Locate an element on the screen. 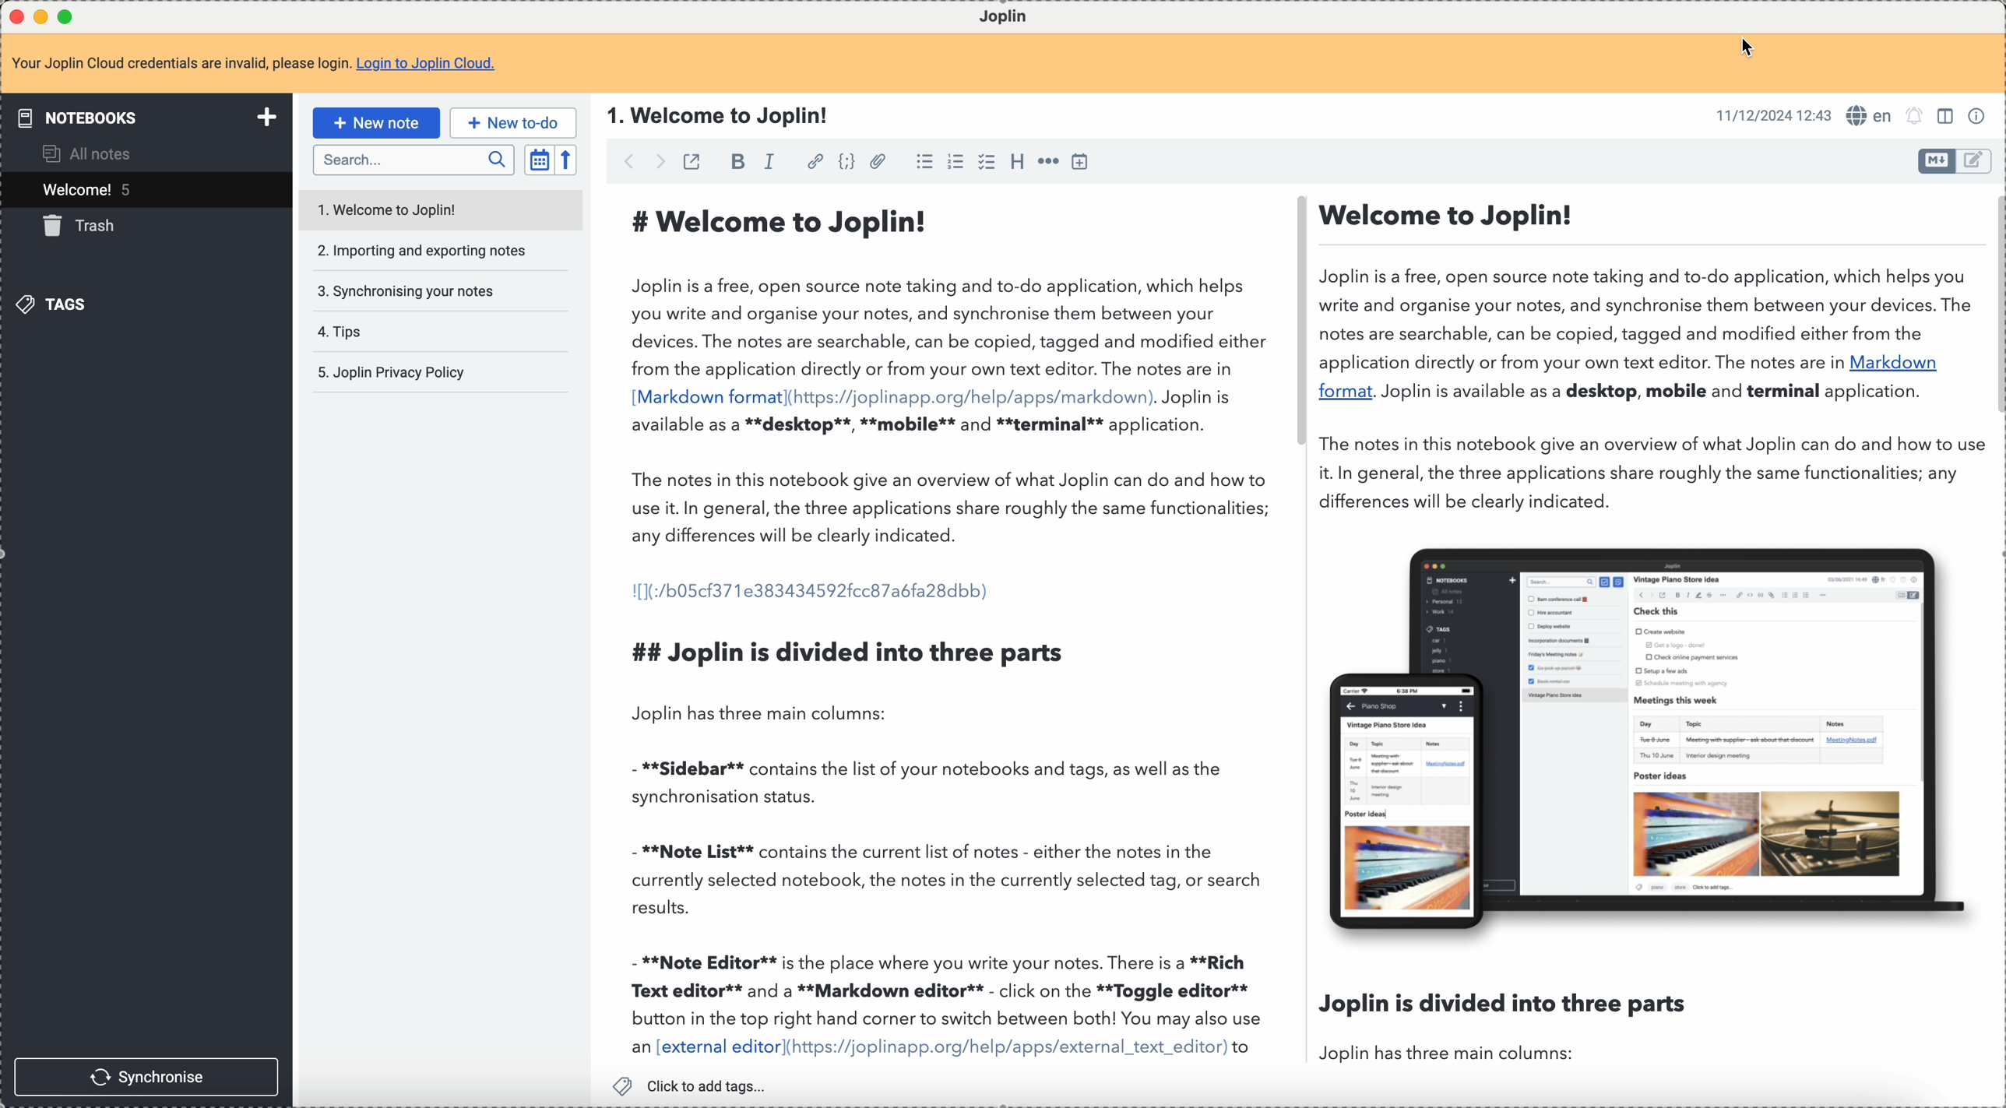 Image resolution: width=2006 pixels, height=1108 pixels. en is located at coordinates (1867, 114).